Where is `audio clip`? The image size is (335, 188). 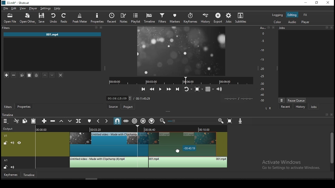 audio clip is located at coordinates (108, 162).